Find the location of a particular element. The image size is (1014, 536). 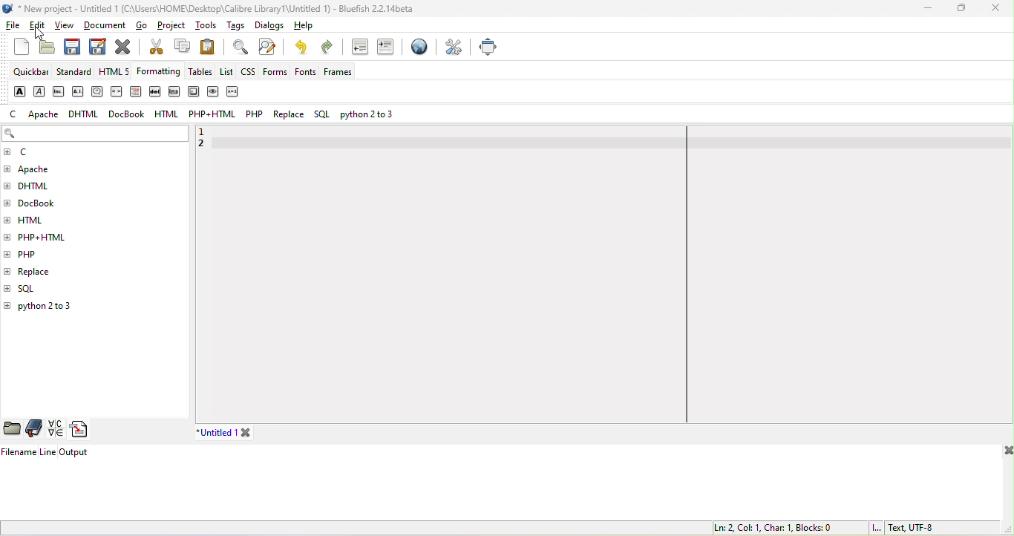

2 is located at coordinates (205, 147).